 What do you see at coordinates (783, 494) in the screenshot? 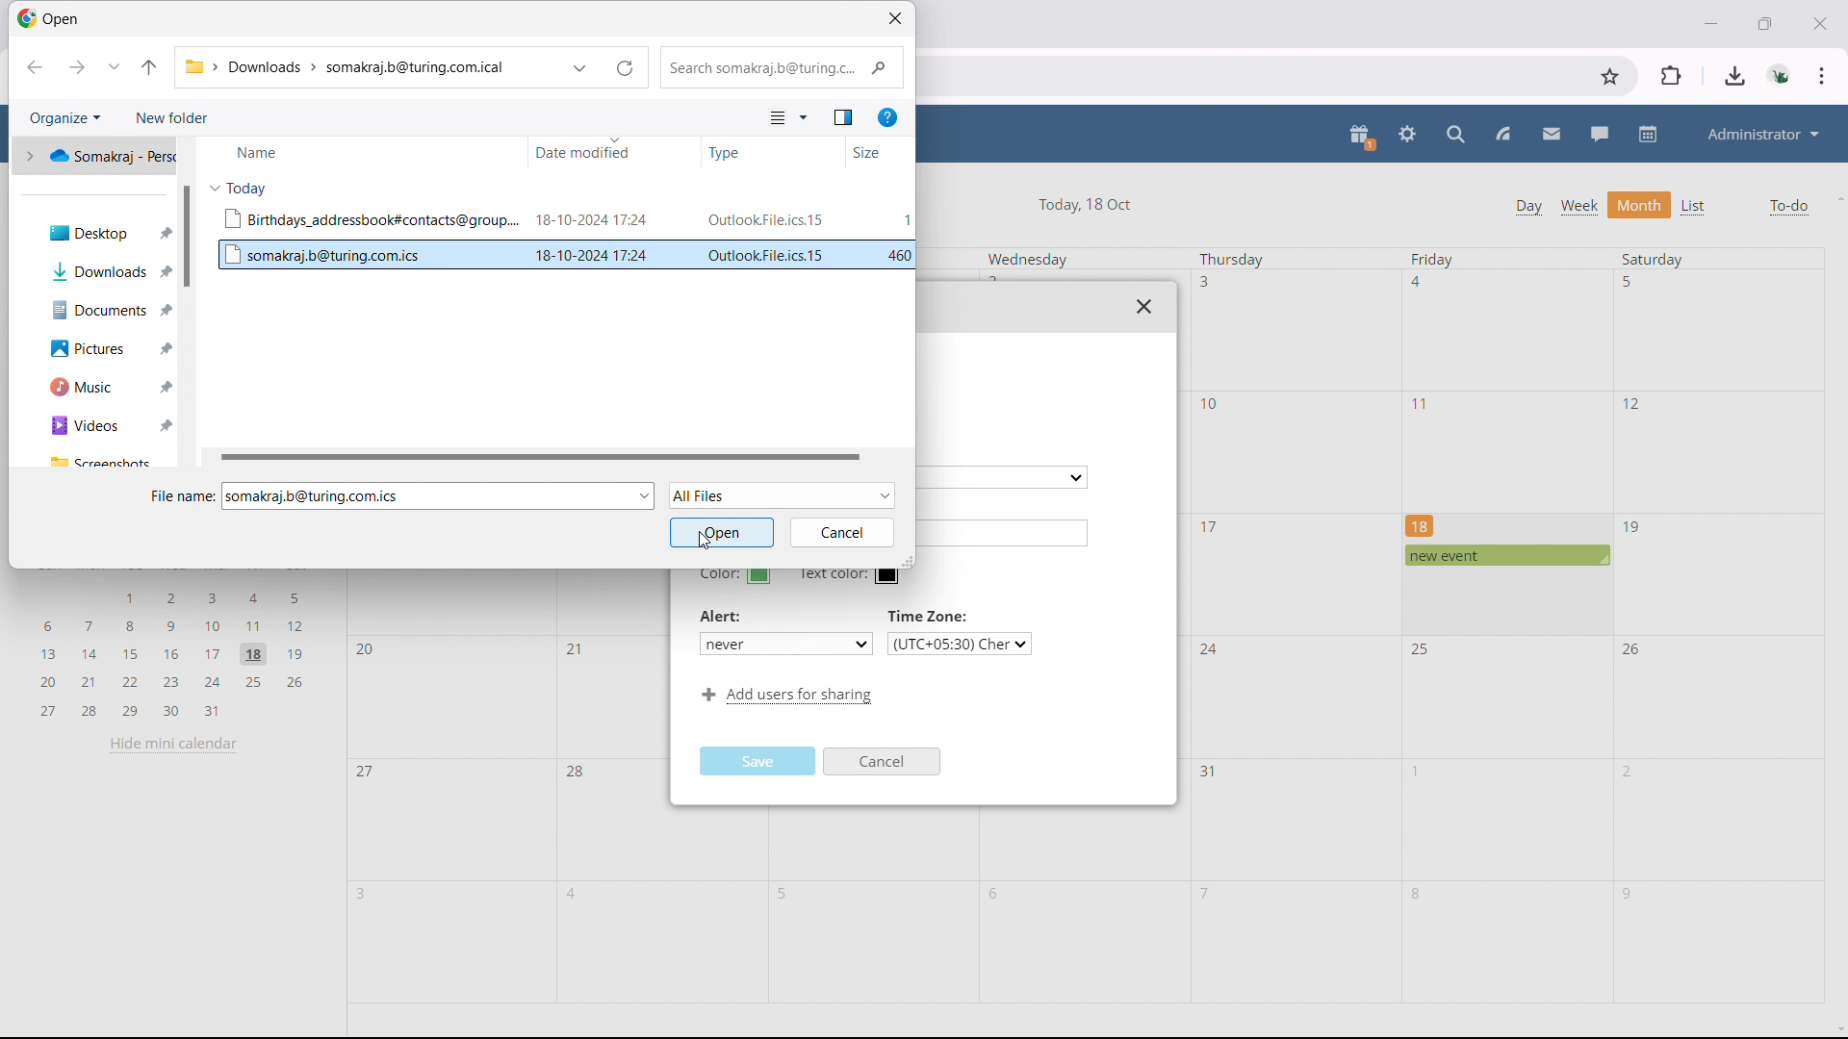
I see `All Files` at bounding box center [783, 494].